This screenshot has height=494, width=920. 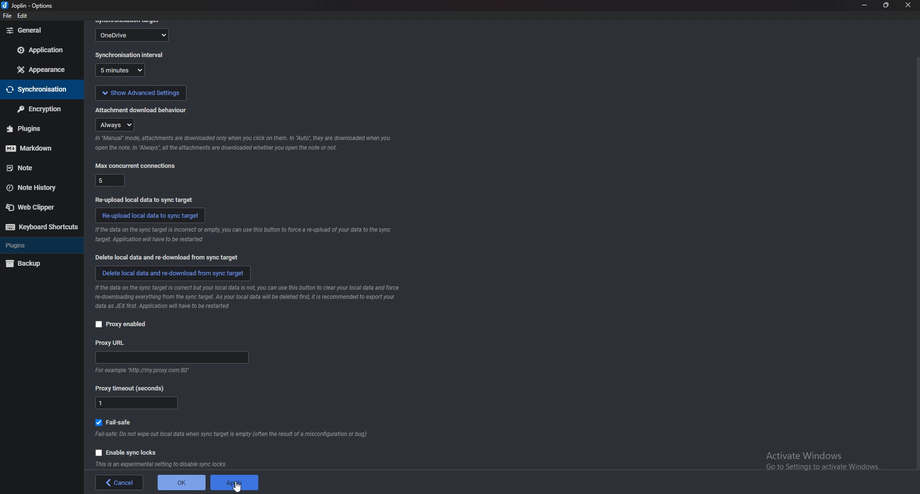 What do you see at coordinates (117, 124) in the screenshot?
I see `attachment download behaviour` at bounding box center [117, 124].